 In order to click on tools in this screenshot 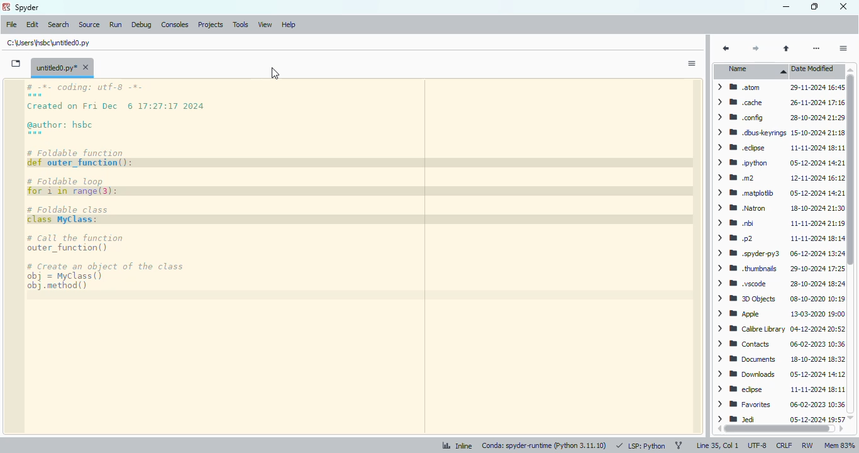, I will do `click(240, 25)`.